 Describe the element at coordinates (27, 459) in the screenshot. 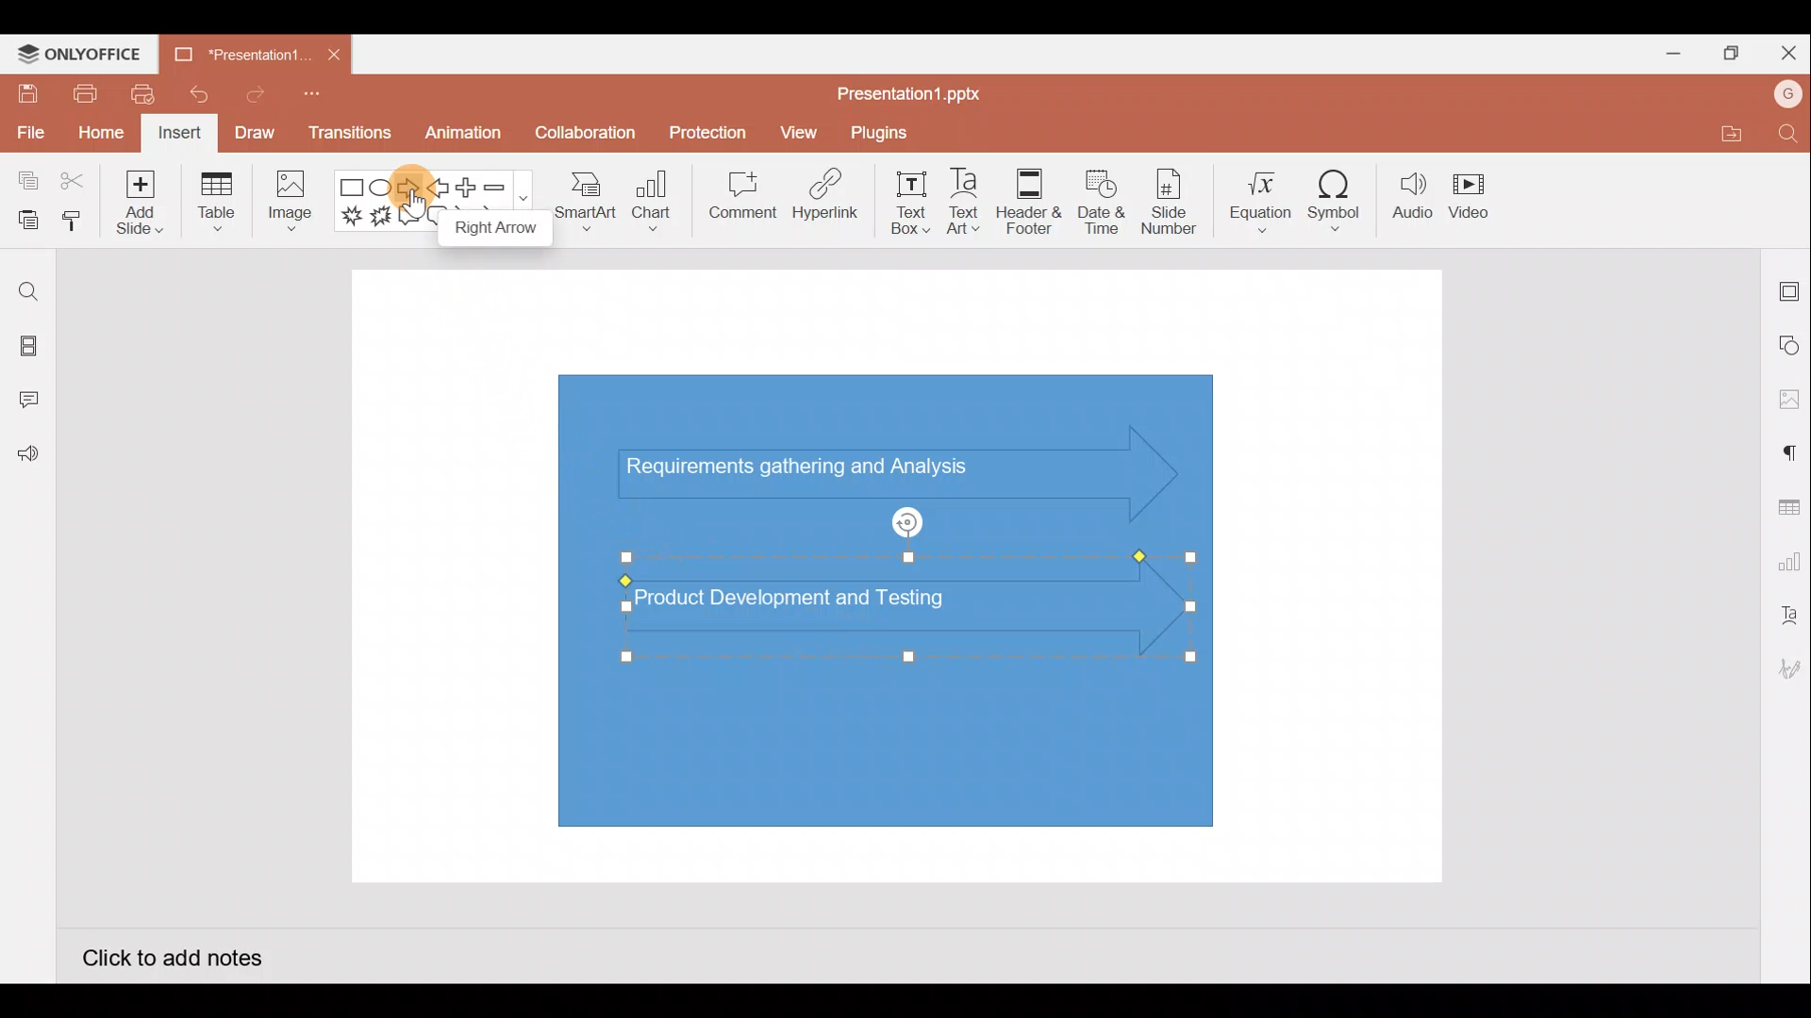

I see `Feedback and Support` at that location.